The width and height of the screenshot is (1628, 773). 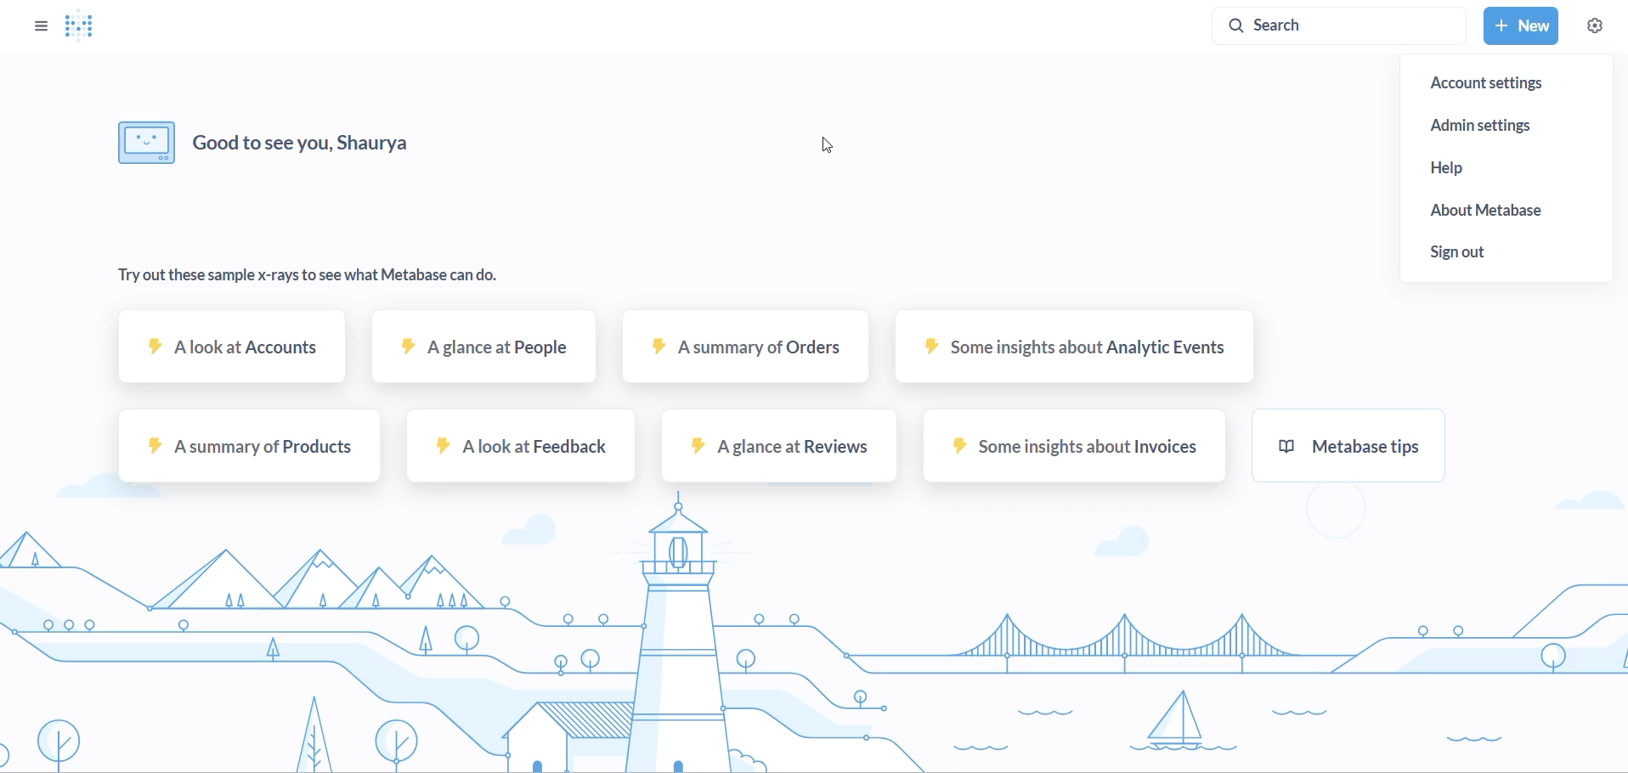 What do you see at coordinates (481, 357) in the screenshot?
I see `a glance at people sample` at bounding box center [481, 357].